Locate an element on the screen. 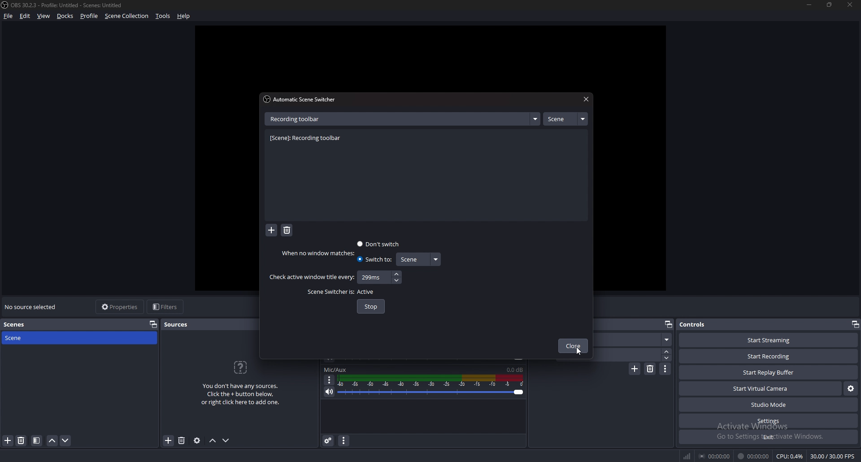  network is located at coordinates (688, 456).